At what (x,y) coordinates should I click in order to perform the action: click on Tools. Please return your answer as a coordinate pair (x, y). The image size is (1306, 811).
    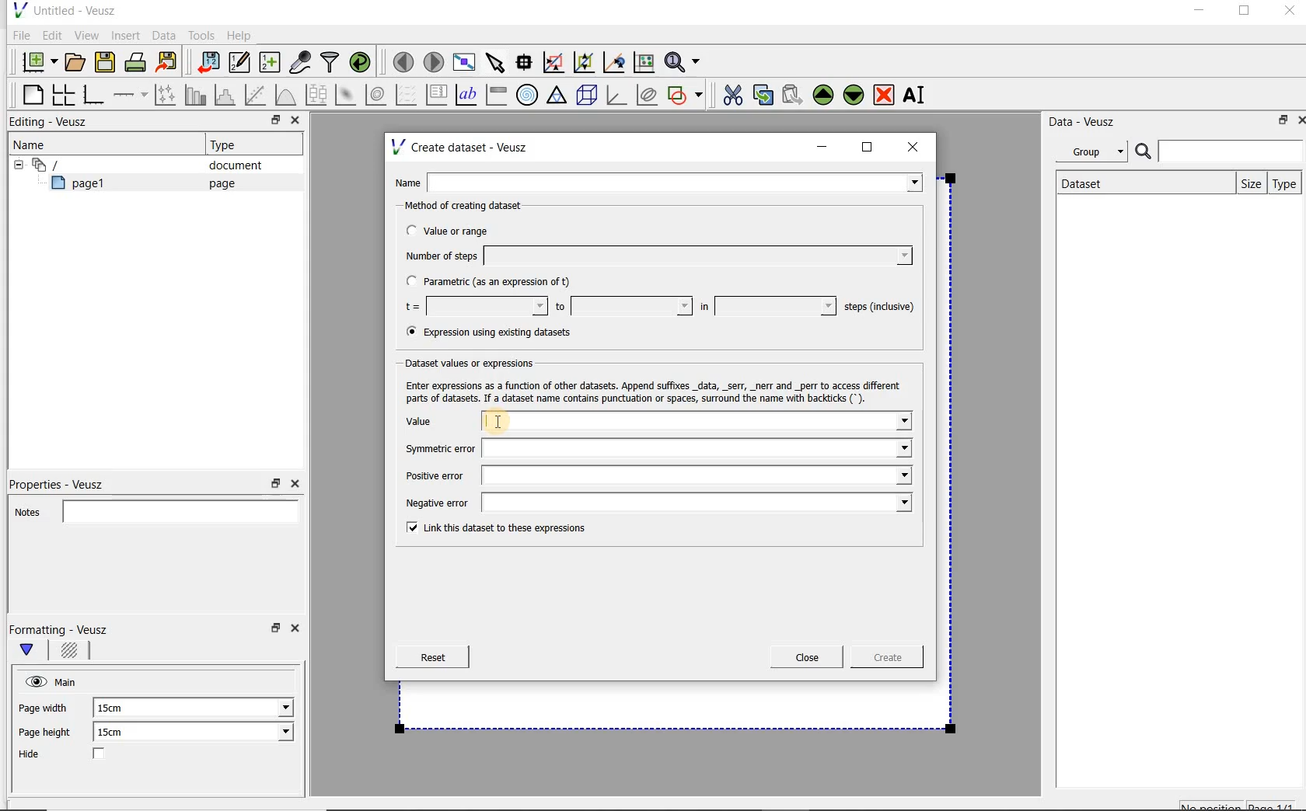
    Looking at the image, I should click on (200, 36).